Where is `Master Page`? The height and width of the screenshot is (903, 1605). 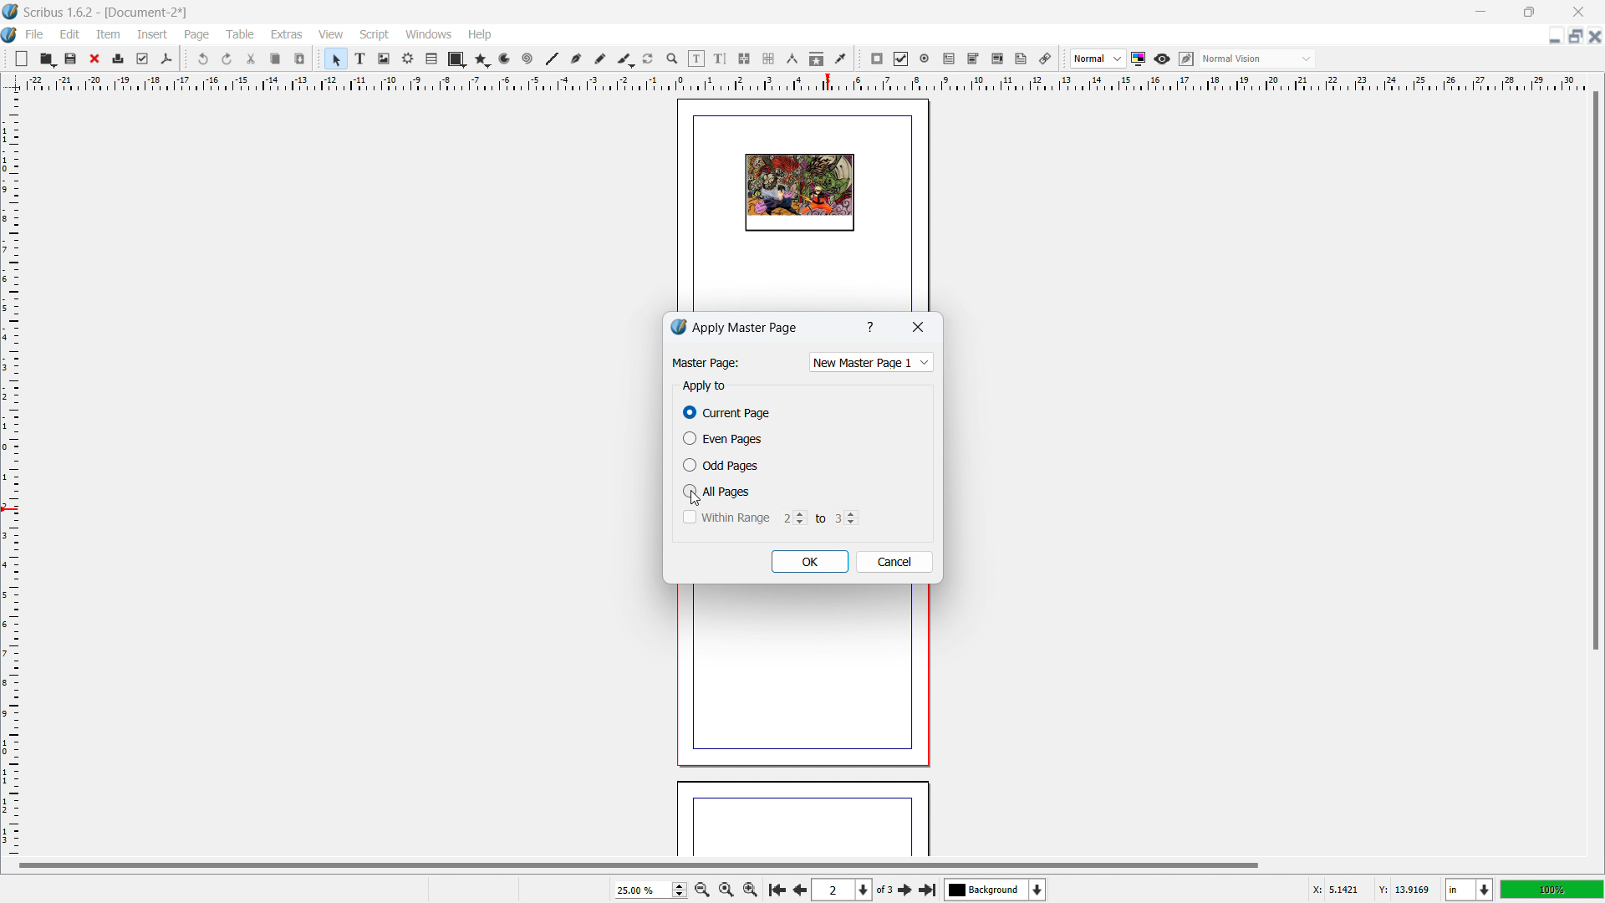 Master Page is located at coordinates (705, 363).